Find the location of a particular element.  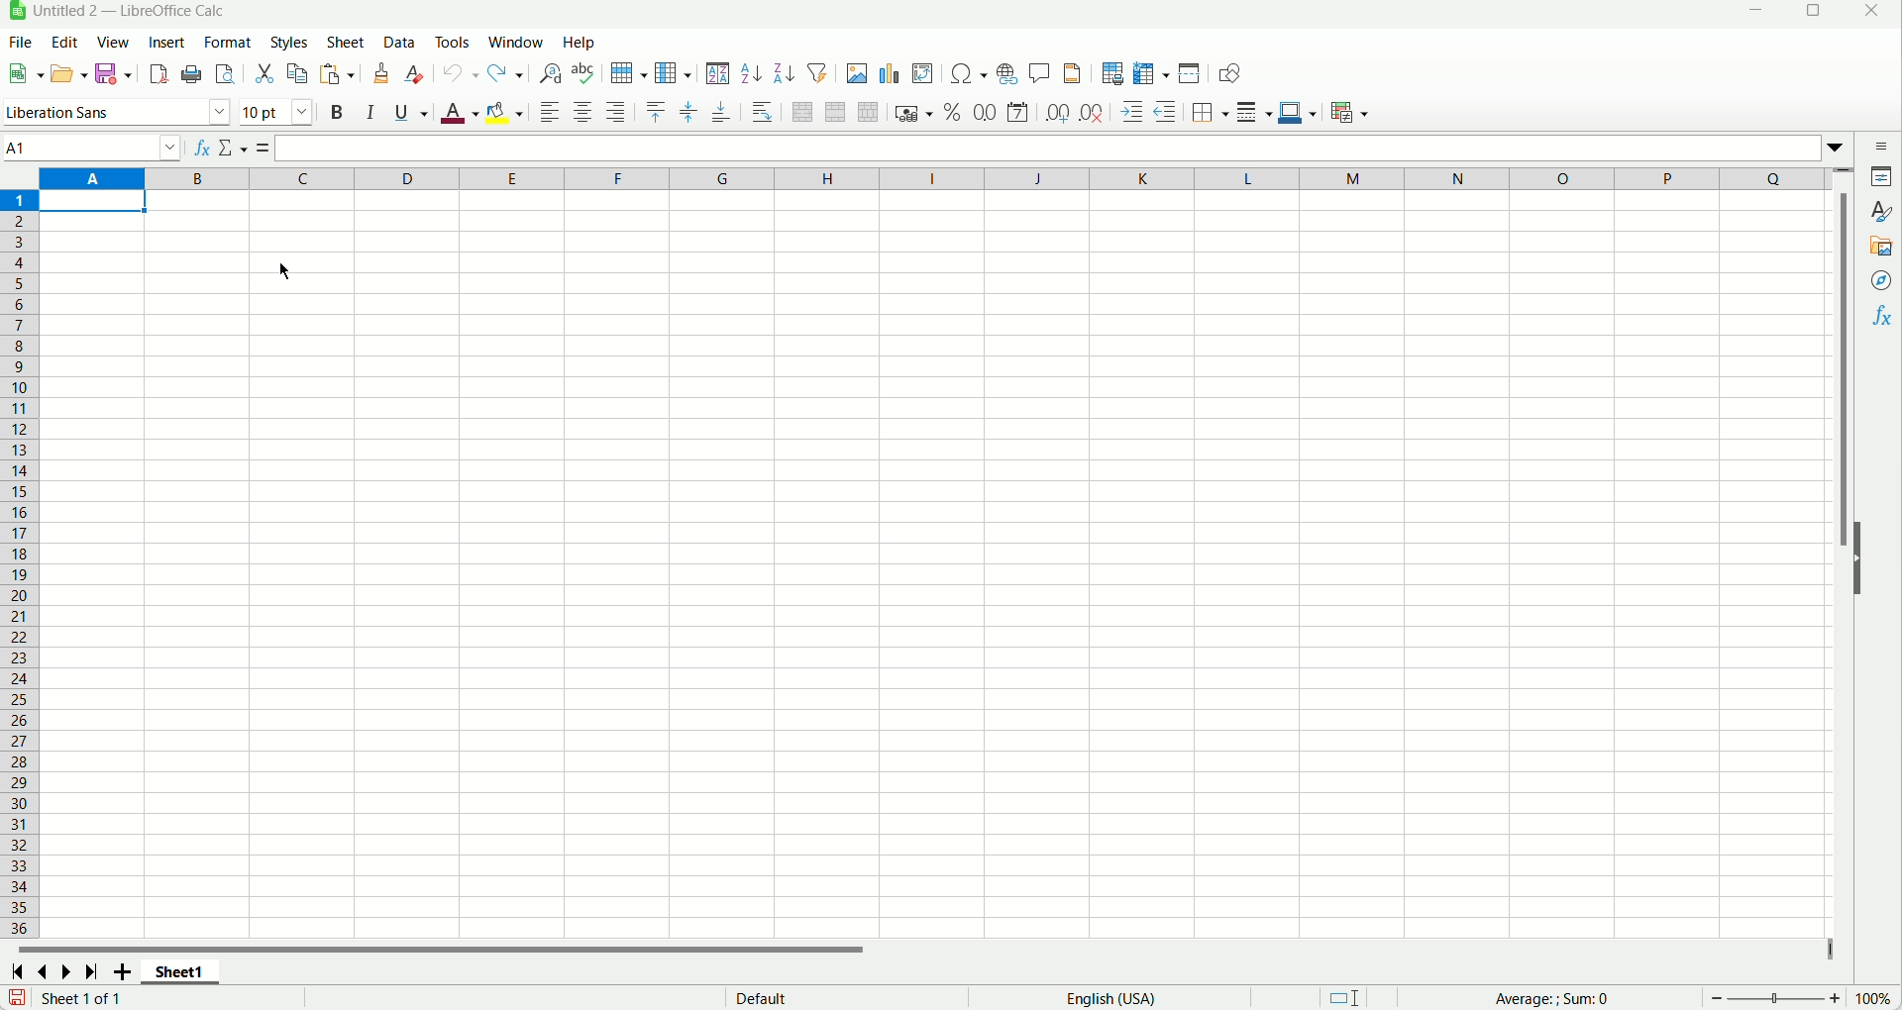

Styles is located at coordinates (287, 42).